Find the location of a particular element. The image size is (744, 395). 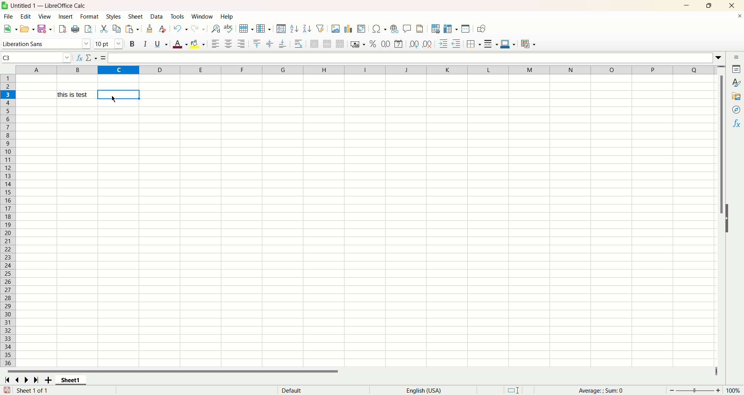

insert is located at coordinates (66, 16).